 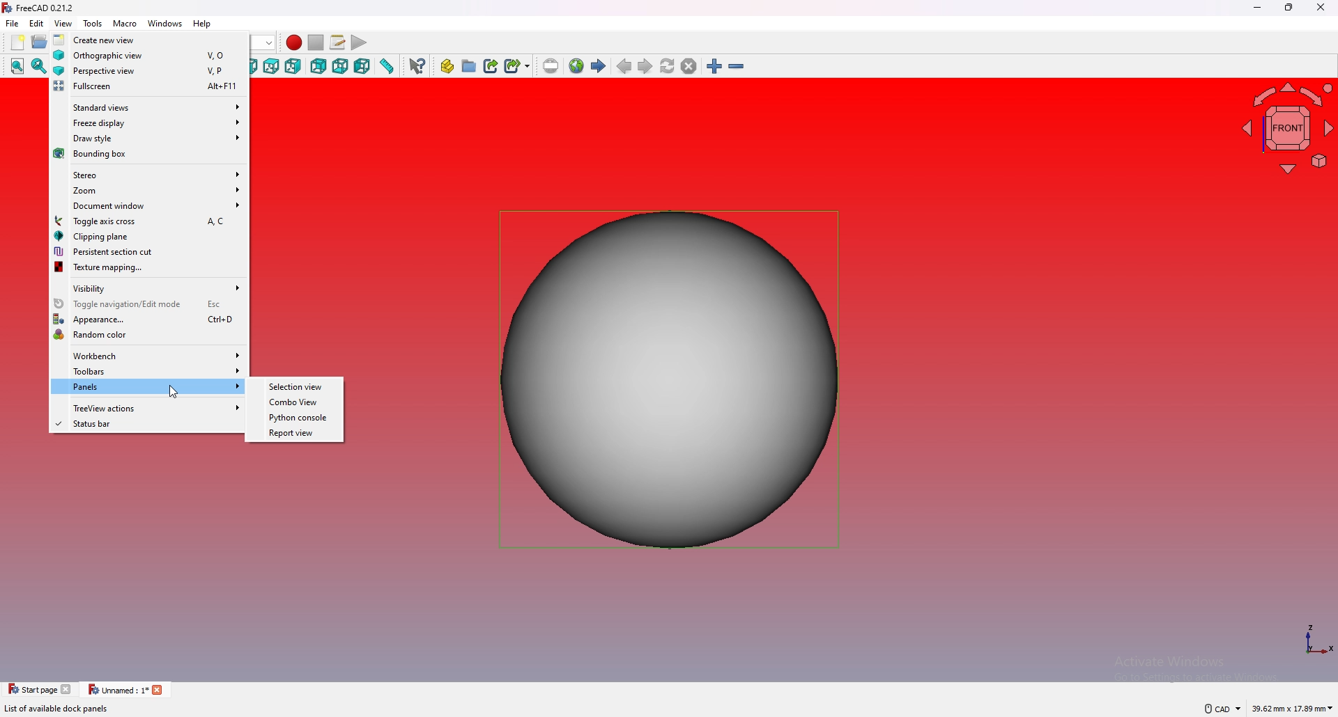 What do you see at coordinates (418, 65) in the screenshot?
I see `whats this` at bounding box center [418, 65].